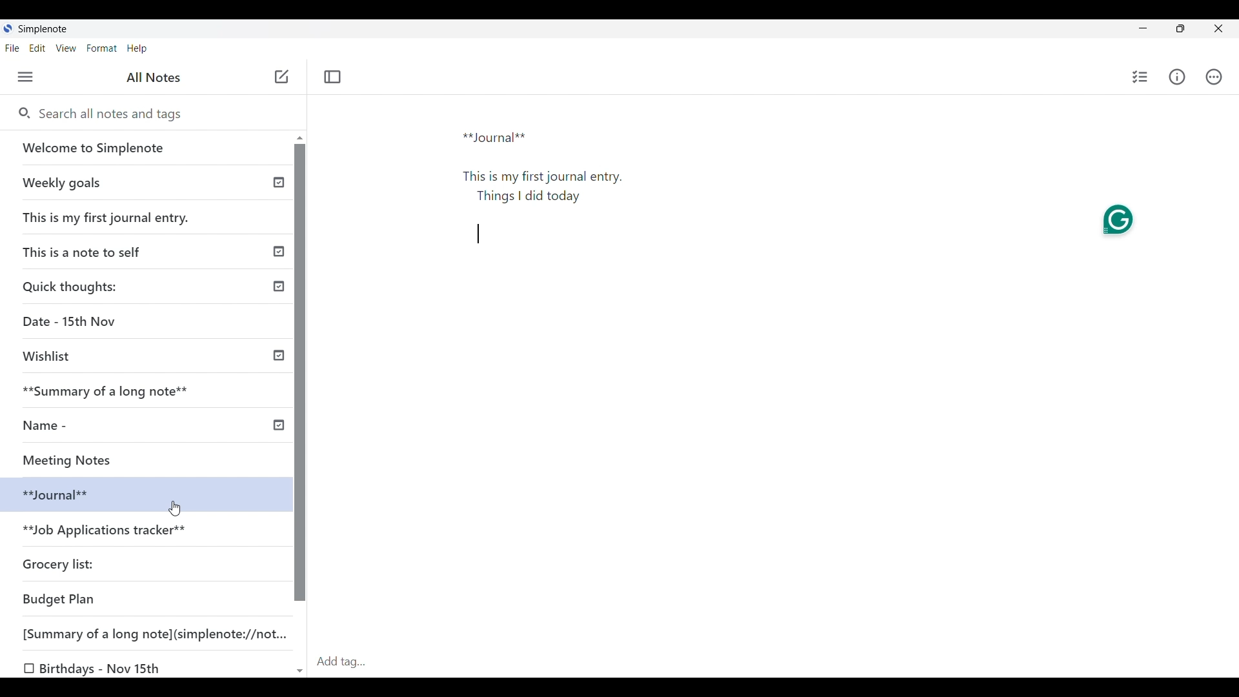  Describe the element at coordinates (25, 77) in the screenshot. I see `Menu` at that location.